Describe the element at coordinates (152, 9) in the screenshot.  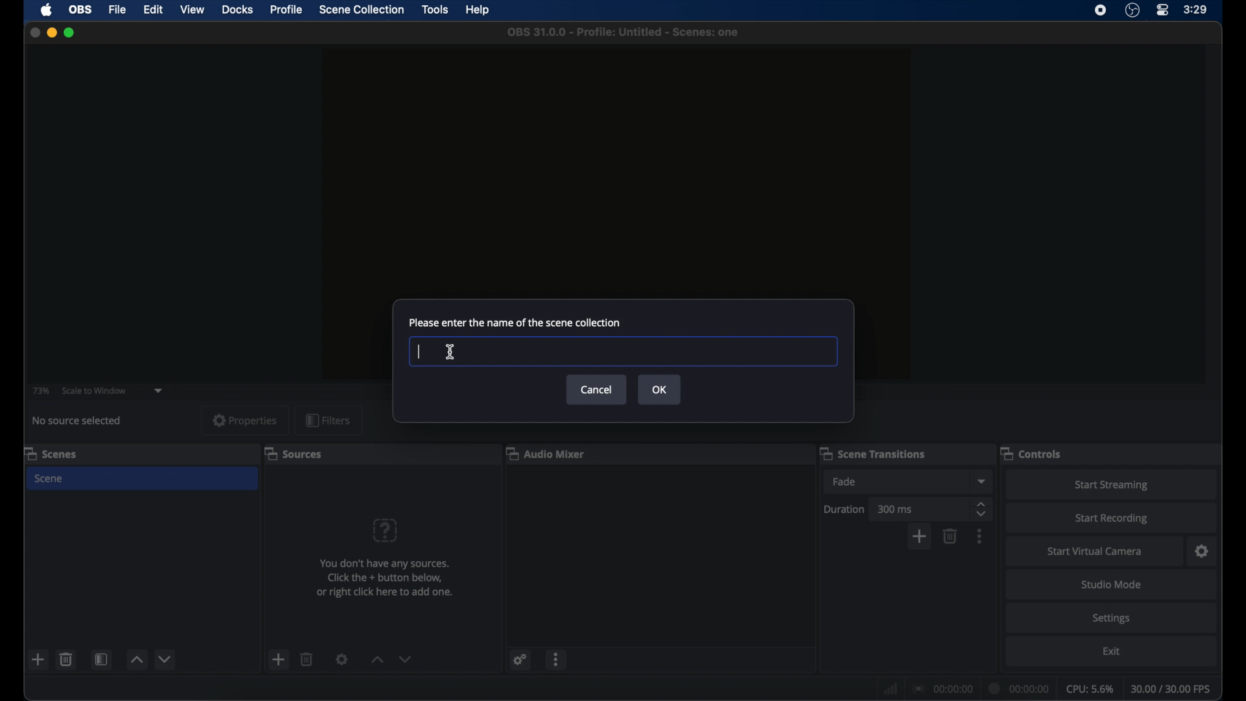
I see `edit` at that location.